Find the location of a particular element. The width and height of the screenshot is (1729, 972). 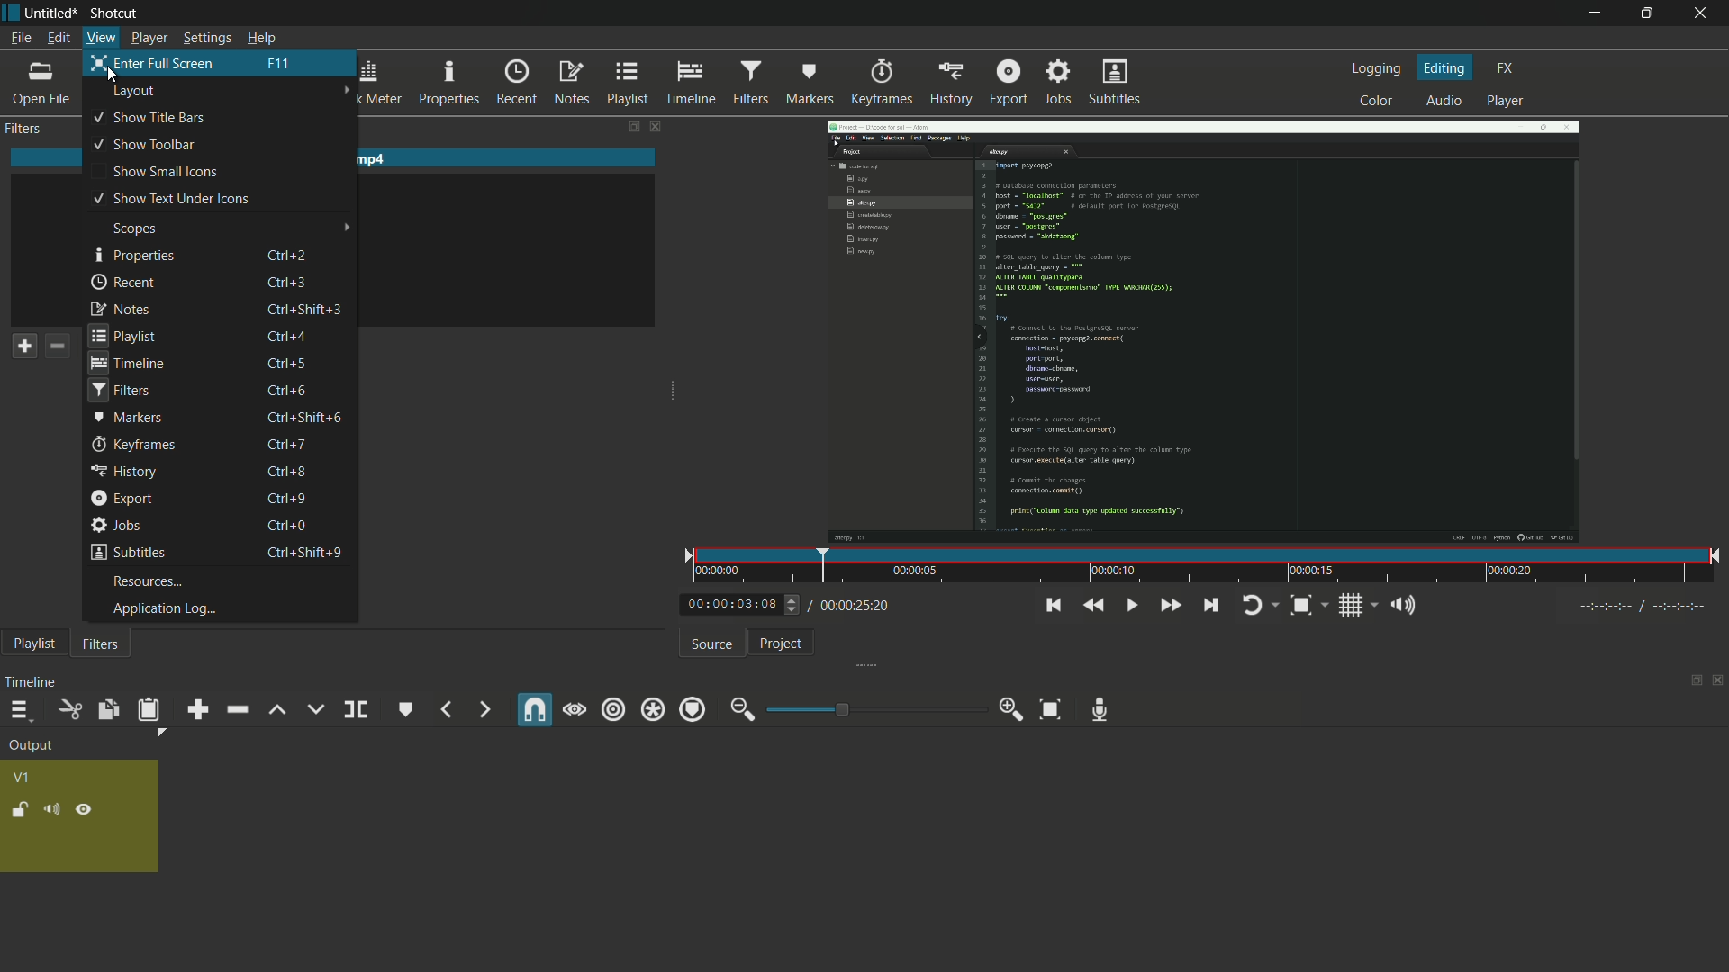

notes is located at coordinates (569, 82).